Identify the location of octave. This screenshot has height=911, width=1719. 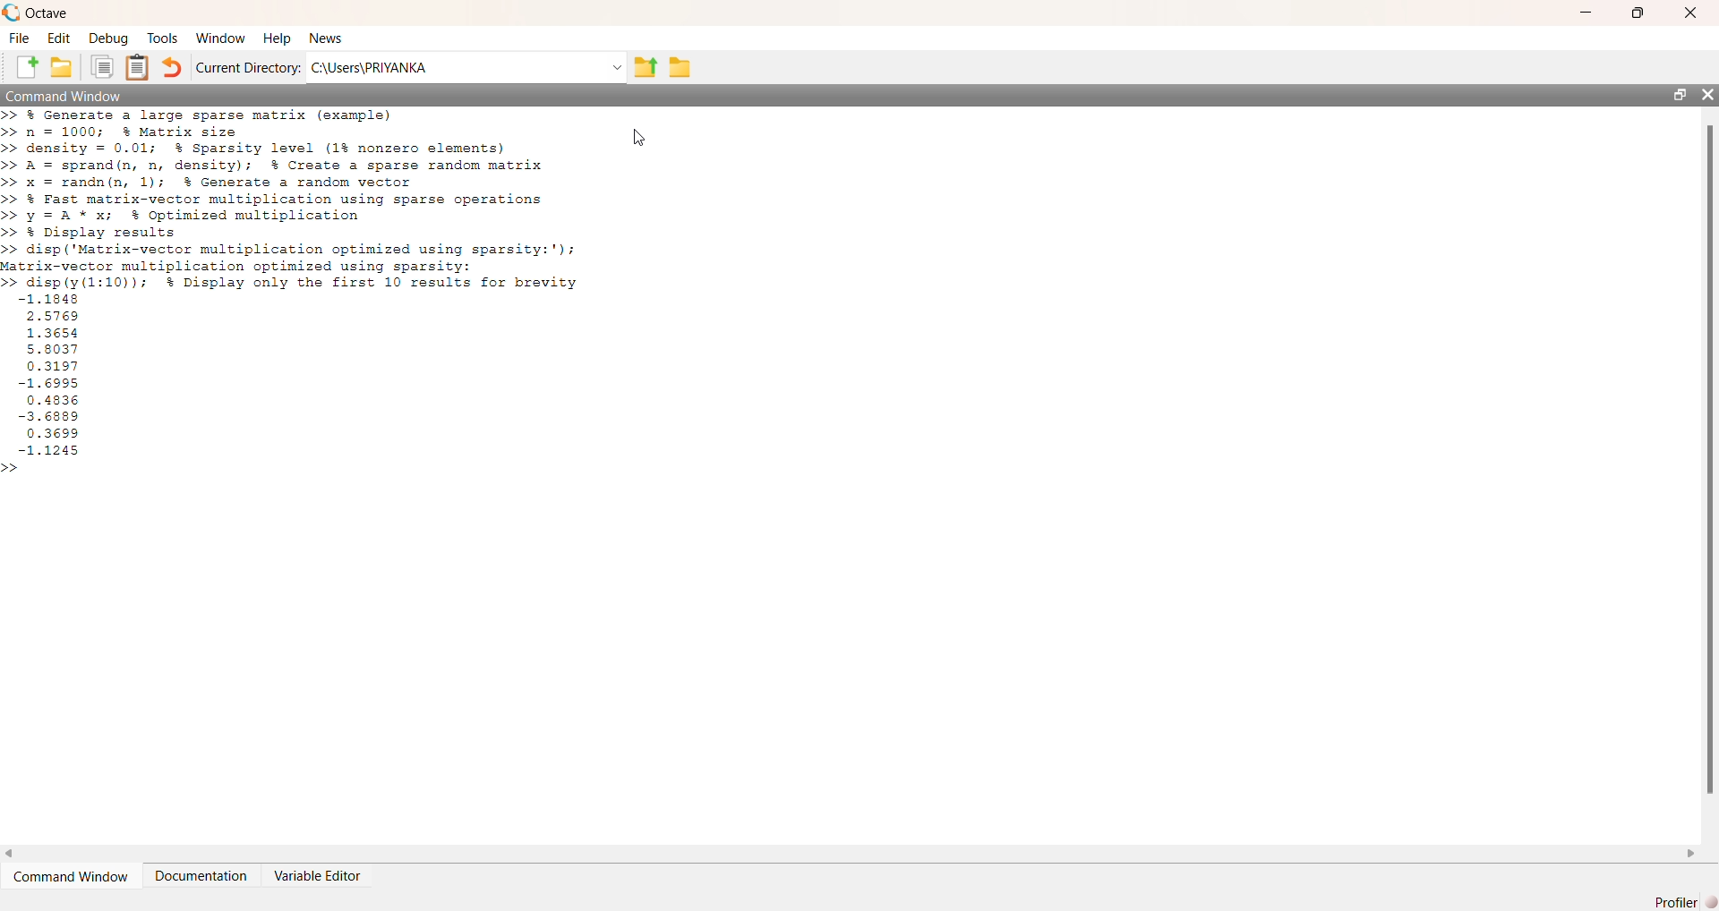
(57, 12).